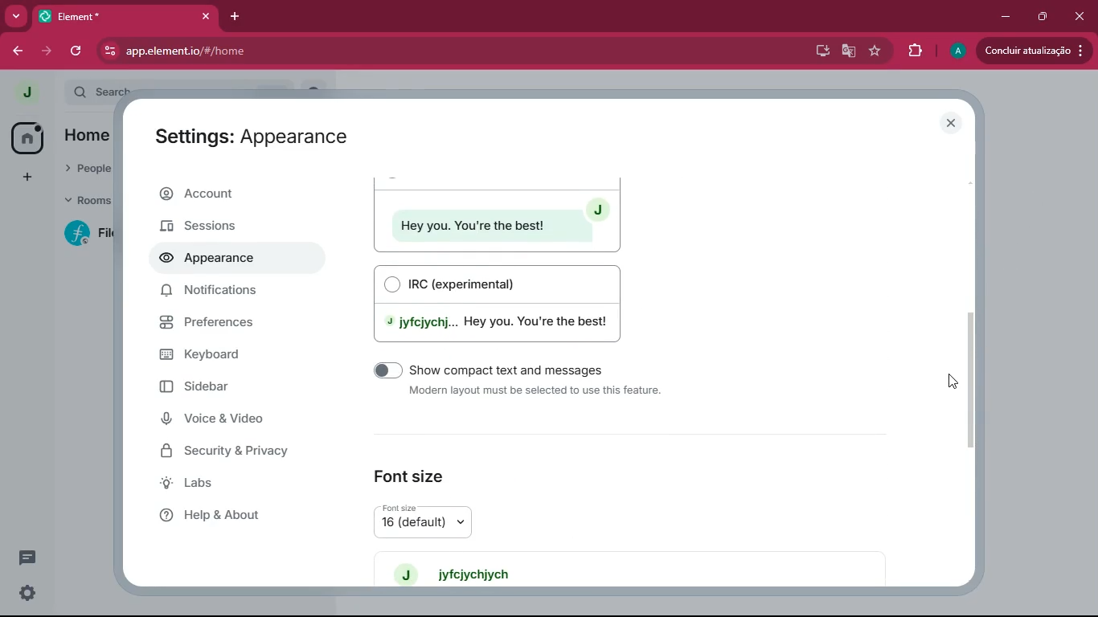 Image resolution: width=1098 pixels, height=617 pixels. Describe the element at coordinates (538, 392) in the screenshot. I see `‘Modern layout must be selected to use this feature.` at that location.